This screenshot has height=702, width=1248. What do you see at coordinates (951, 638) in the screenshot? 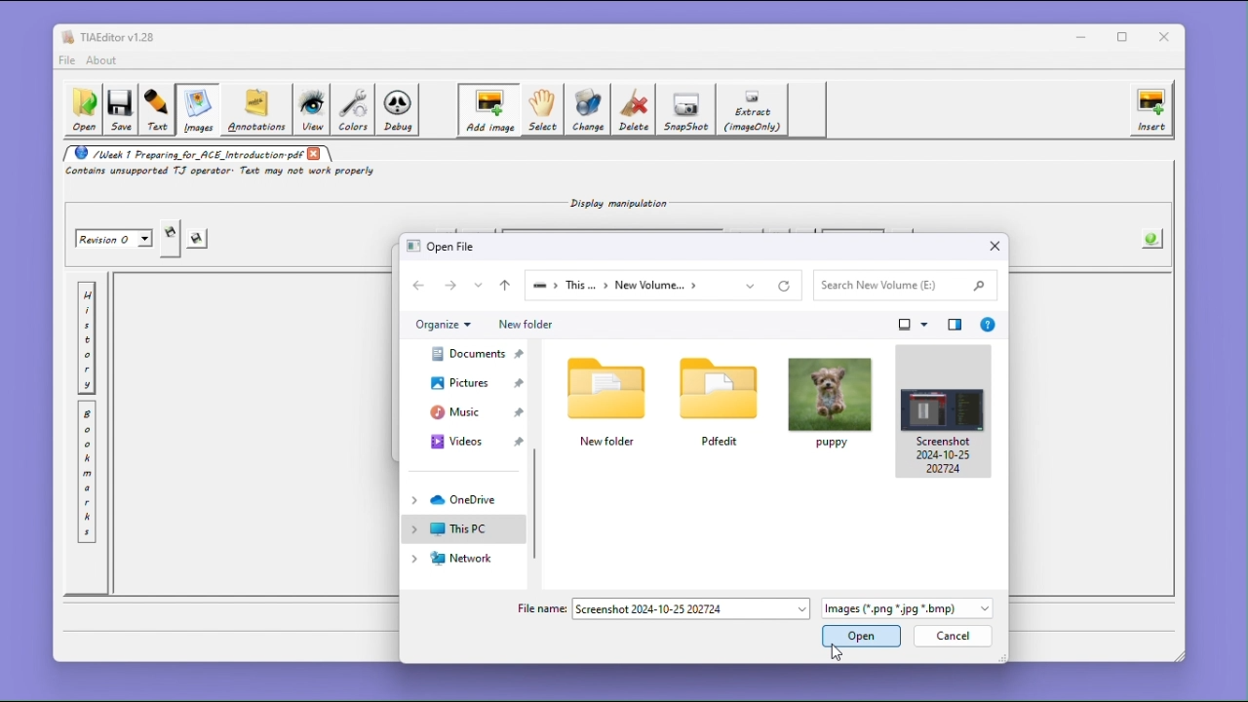
I see `cancel` at bounding box center [951, 638].